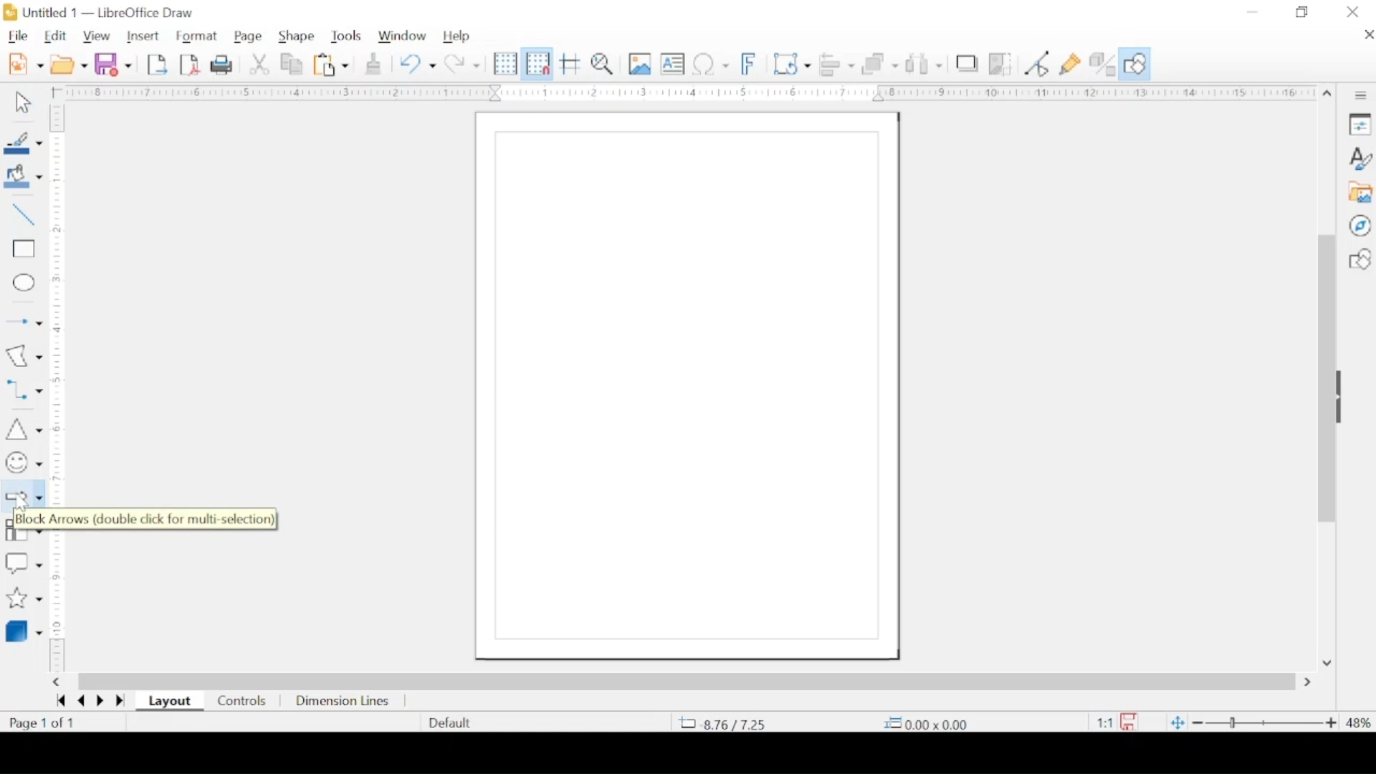  What do you see at coordinates (1360, 123) in the screenshot?
I see `properties` at bounding box center [1360, 123].